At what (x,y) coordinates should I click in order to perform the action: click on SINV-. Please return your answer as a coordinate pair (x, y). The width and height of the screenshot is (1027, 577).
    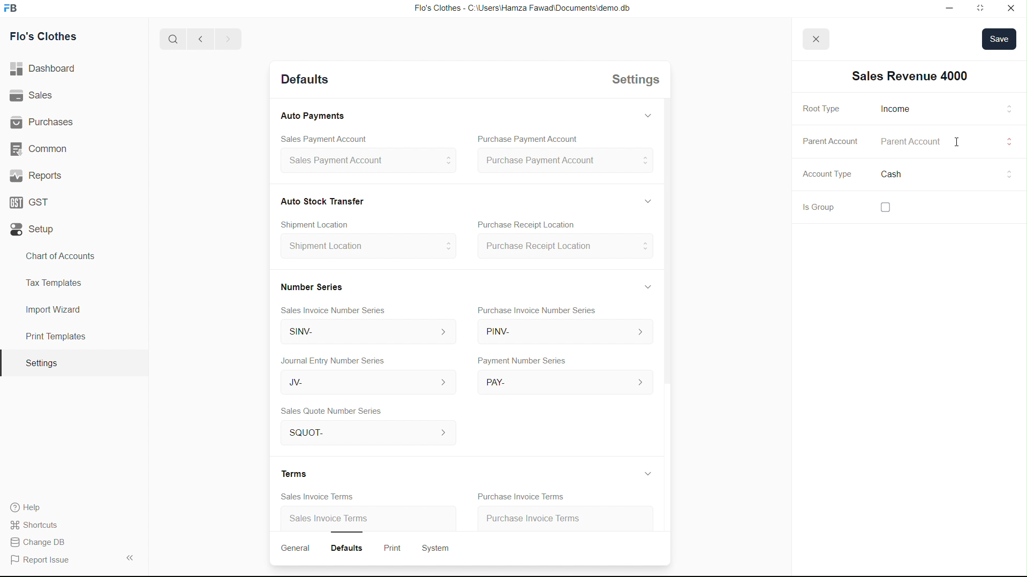
    Looking at the image, I should click on (363, 333).